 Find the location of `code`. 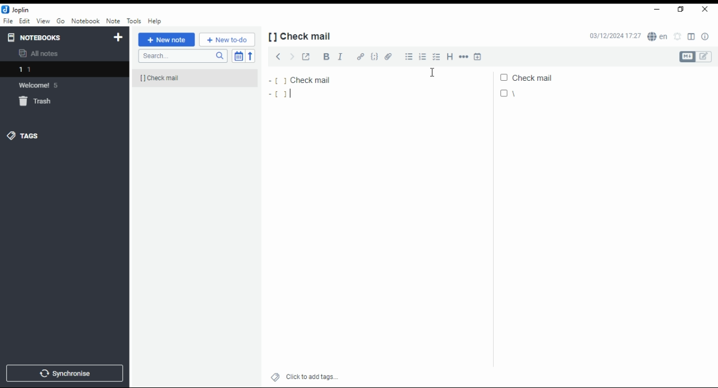

code is located at coordinates (375, 57).